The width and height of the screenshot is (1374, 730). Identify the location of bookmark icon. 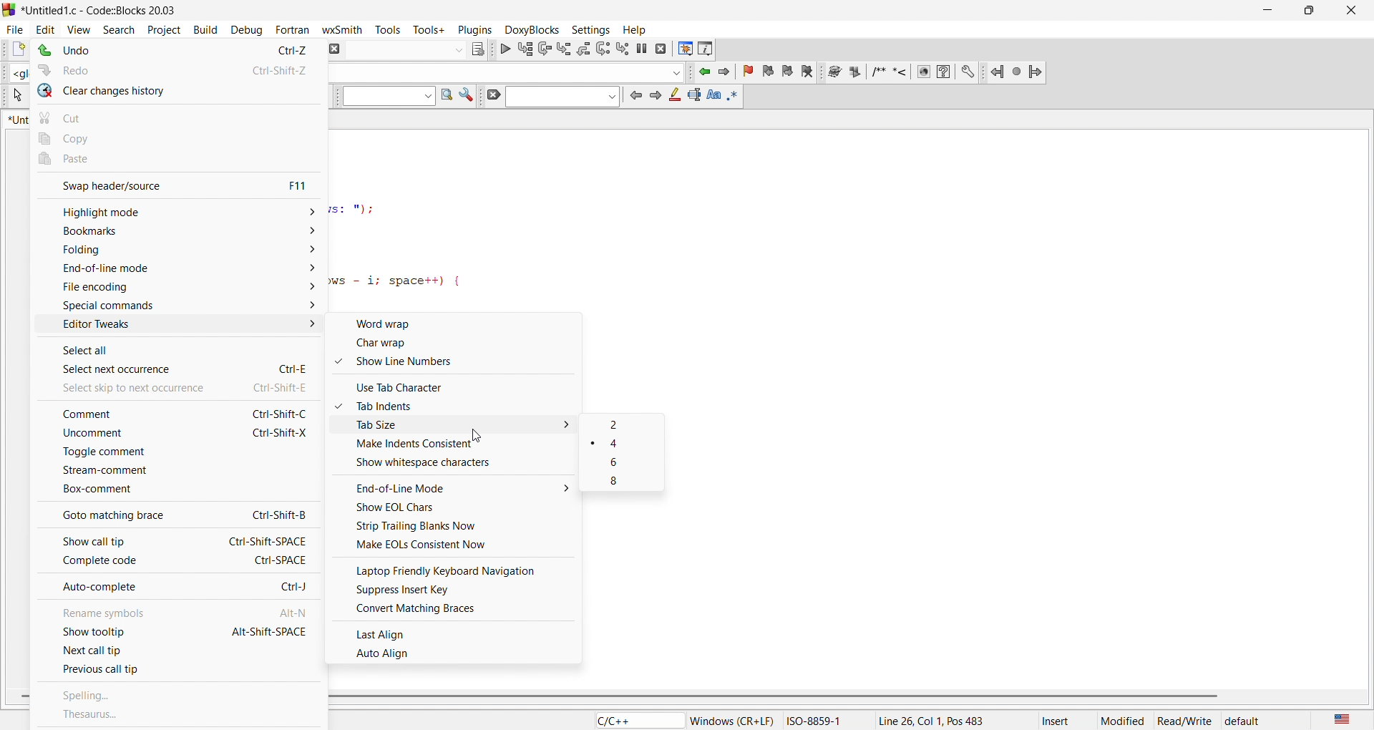
(776, 72).